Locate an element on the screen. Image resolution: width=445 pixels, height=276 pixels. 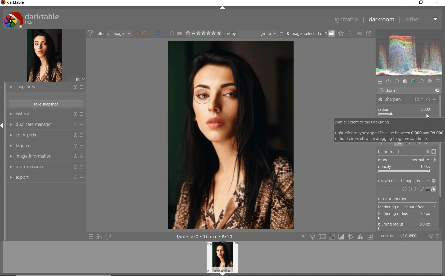
lighttable is located at coordinates (345, 20).